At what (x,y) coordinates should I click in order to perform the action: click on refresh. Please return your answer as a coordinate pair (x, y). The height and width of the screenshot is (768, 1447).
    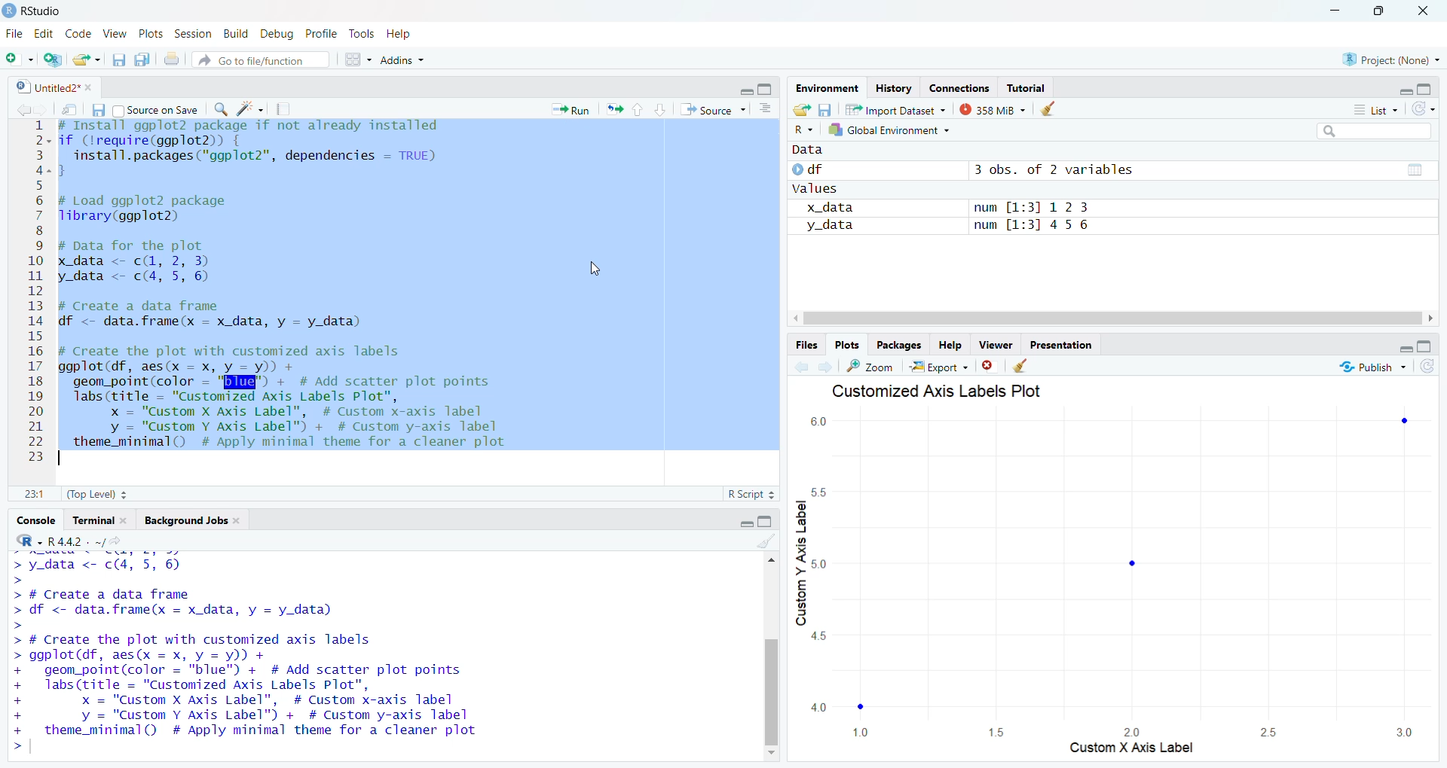
    Looking at the image, I should click on (1423, 109).